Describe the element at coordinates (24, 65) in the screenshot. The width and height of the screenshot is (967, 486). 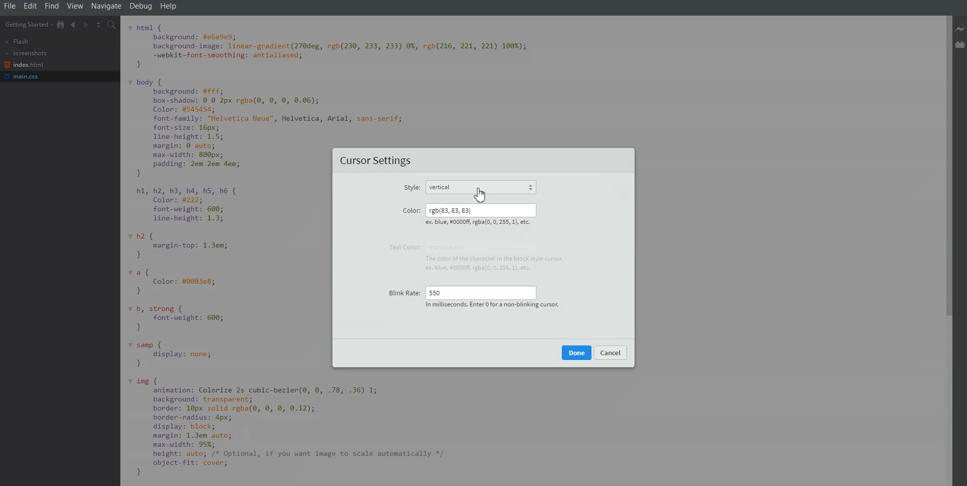
I see `index.html` at that location.